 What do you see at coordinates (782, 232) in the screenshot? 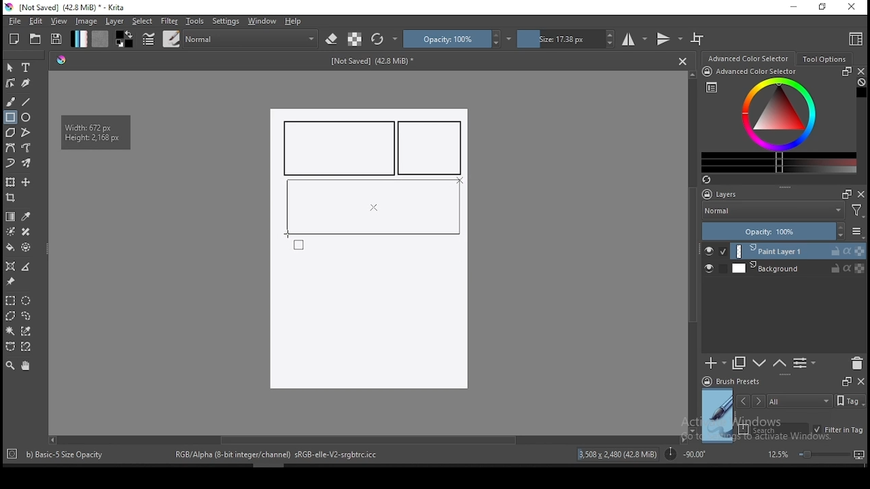
I see `opacity` at bounding box center [782, 232].